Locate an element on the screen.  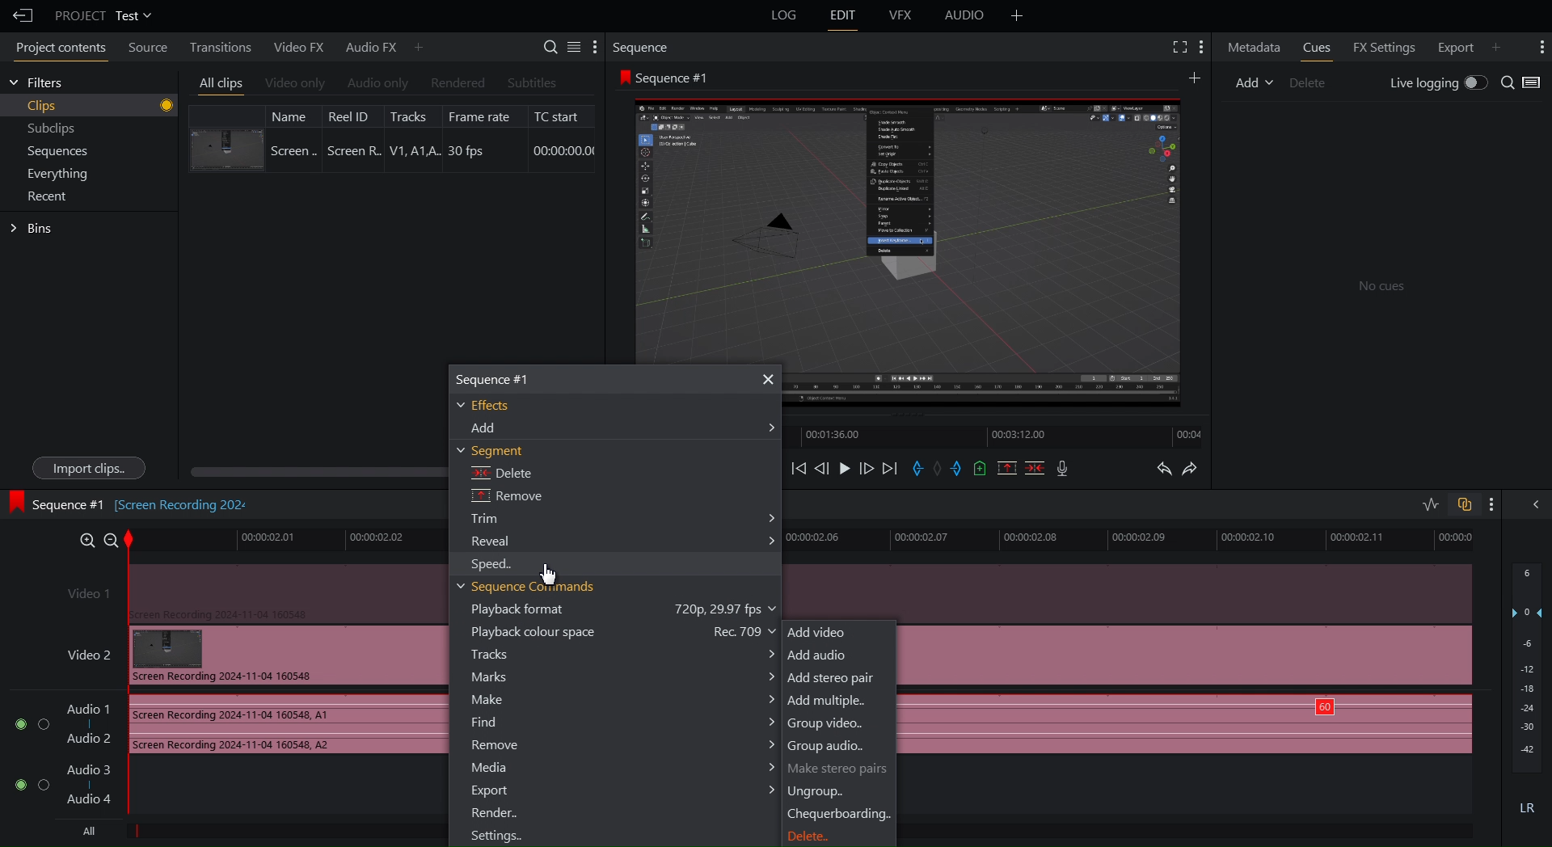
FX Settings is located at coordinates (1381, 45).